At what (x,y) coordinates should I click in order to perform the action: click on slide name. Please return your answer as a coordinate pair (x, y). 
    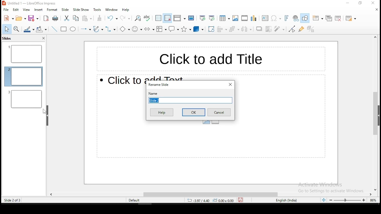
    Looking at the image, I should click on (190, 100).